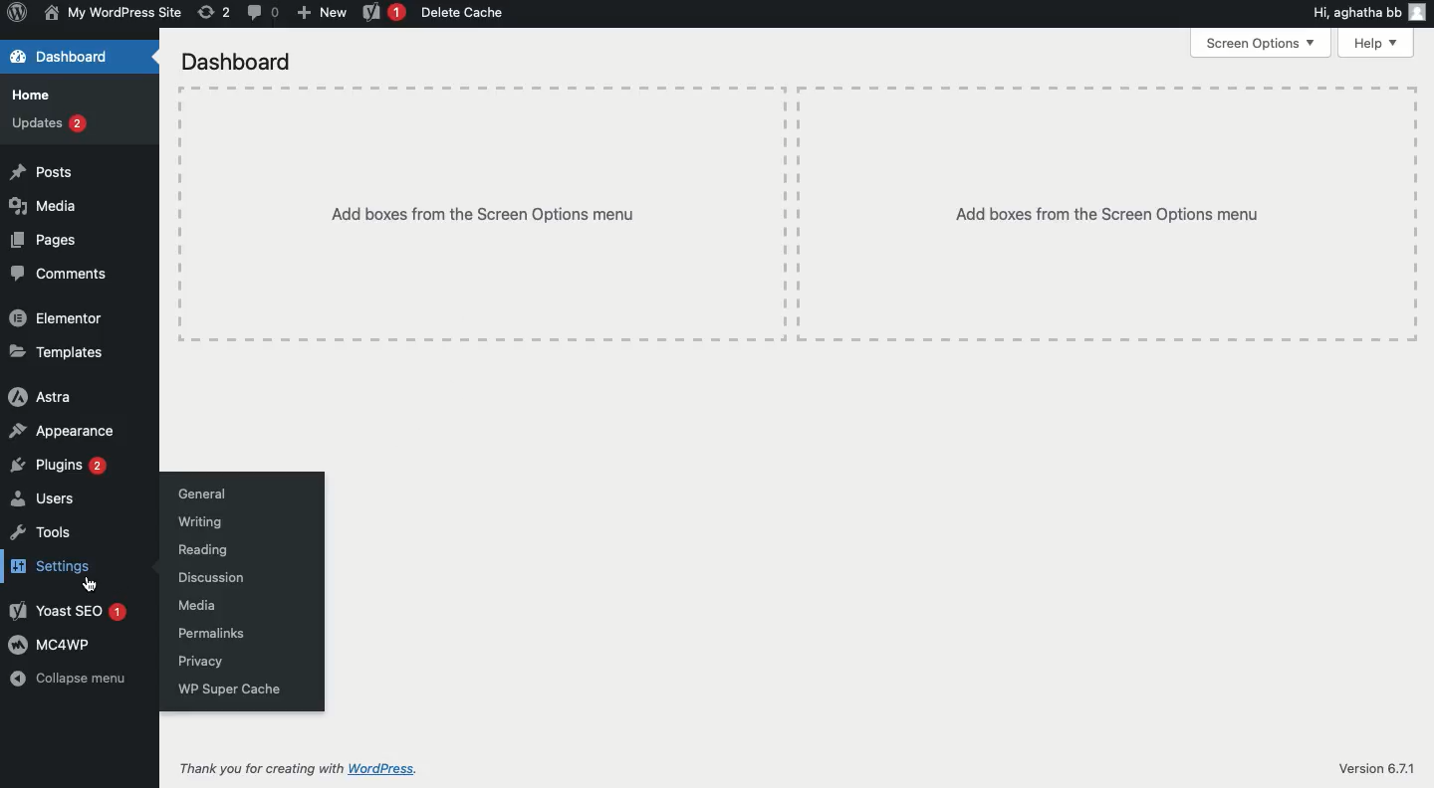  Describe the element at coordinates (229, 689) in the screenshot. I see `WP super cache` at that location.